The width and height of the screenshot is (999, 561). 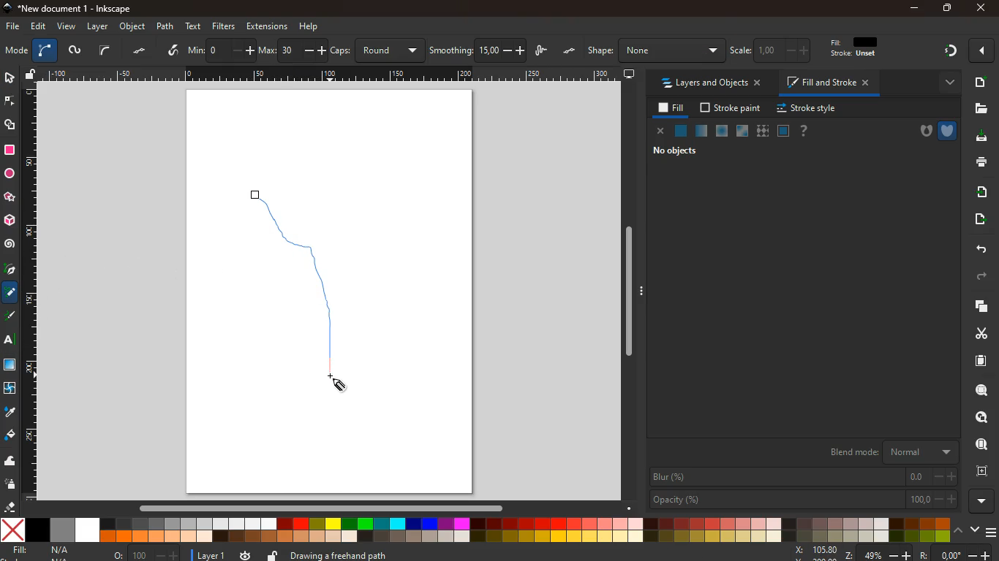 I want to click on receive, so click(x=978, y=192).